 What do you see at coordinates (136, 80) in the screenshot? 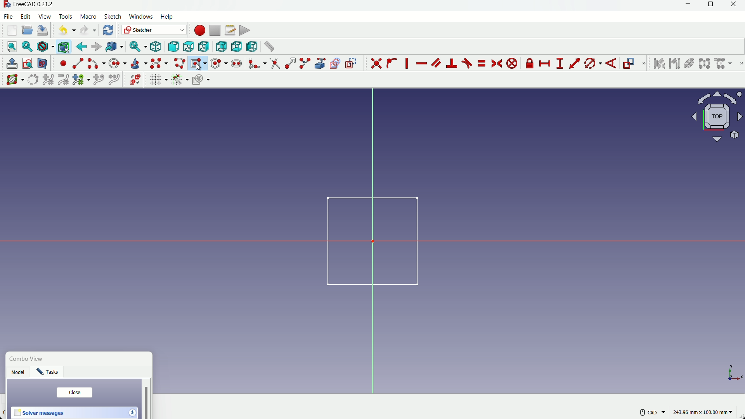
I see `switch virtual space` at bounding box center [136, 80].